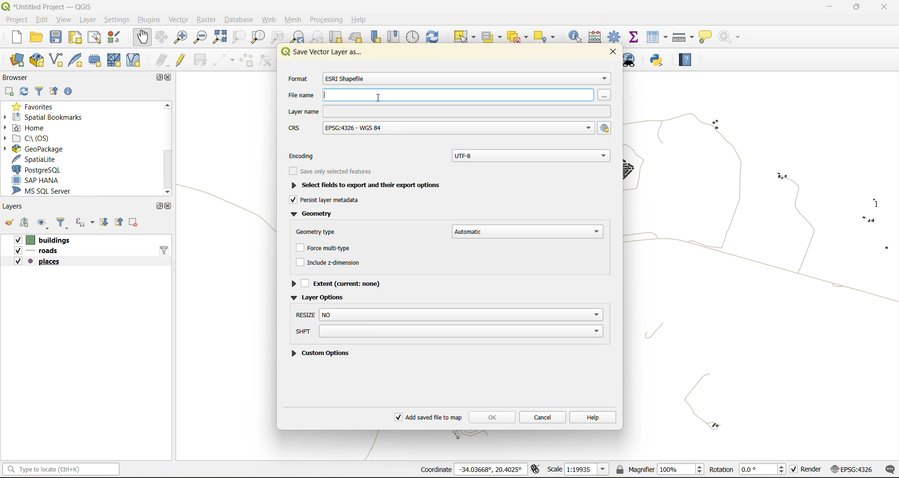  Describe the element at coordinates (578, 36) in the screenshot. I see `identify features` at that location.